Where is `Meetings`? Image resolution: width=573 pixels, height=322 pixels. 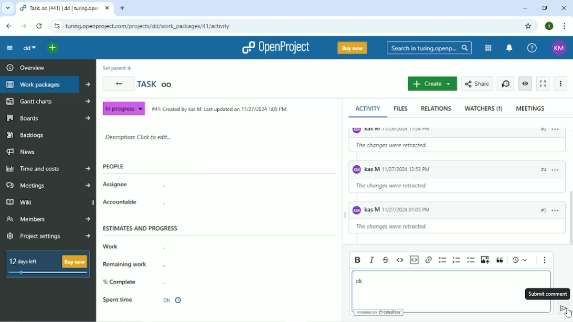 Meetings is located at coordinates (531, 108).